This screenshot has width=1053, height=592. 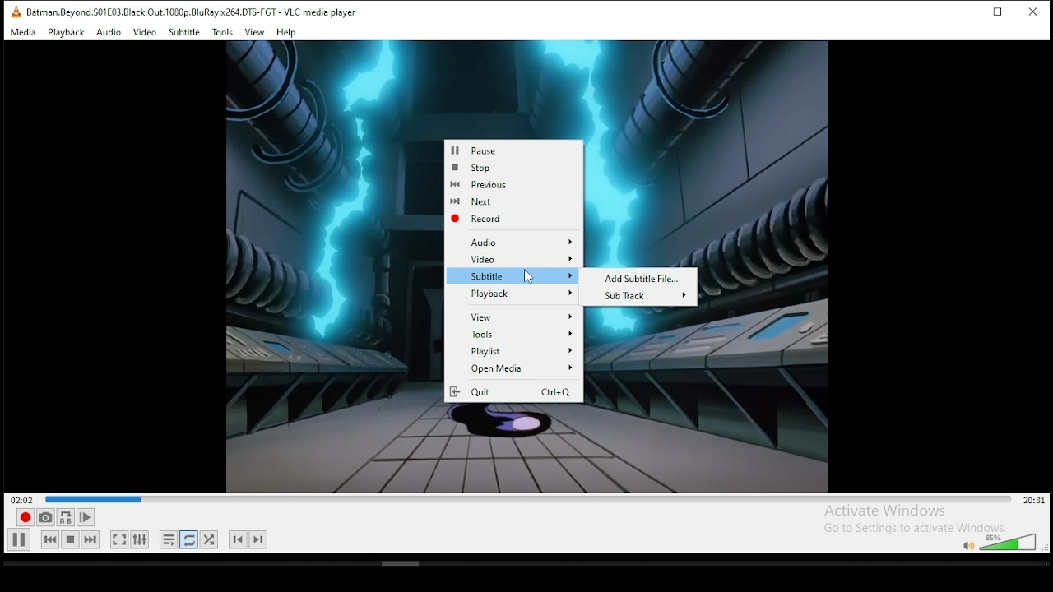 What do you see at coordinates (521, 242) in the screenshot?
I see `Audio options` at bounding box center [521, 242].